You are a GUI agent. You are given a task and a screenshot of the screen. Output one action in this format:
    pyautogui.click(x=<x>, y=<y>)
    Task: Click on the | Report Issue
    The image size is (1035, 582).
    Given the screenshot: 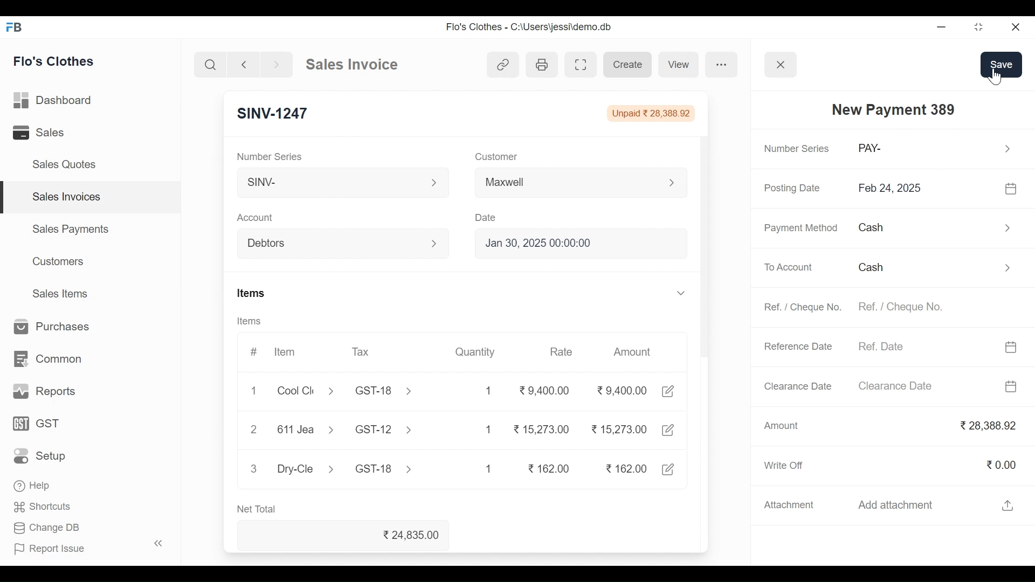 What is the action you would take?
    pyautogui.click(x=89, y=547)
    